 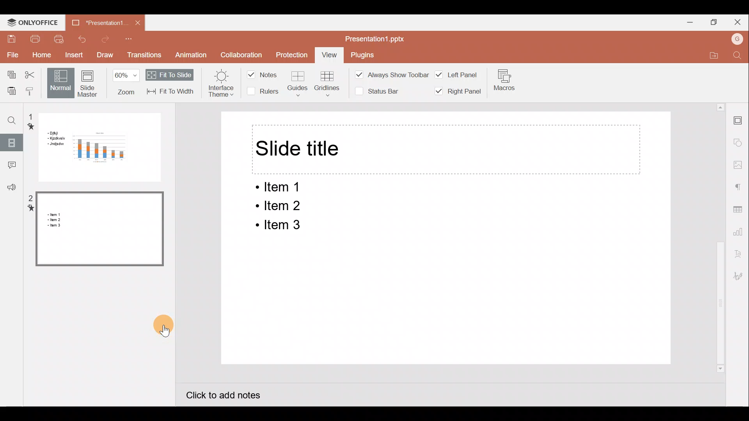 What do you see at coordinates (739, 142) in the screenshot?
I see `Shapes settings` at bounding box center [739, 142].